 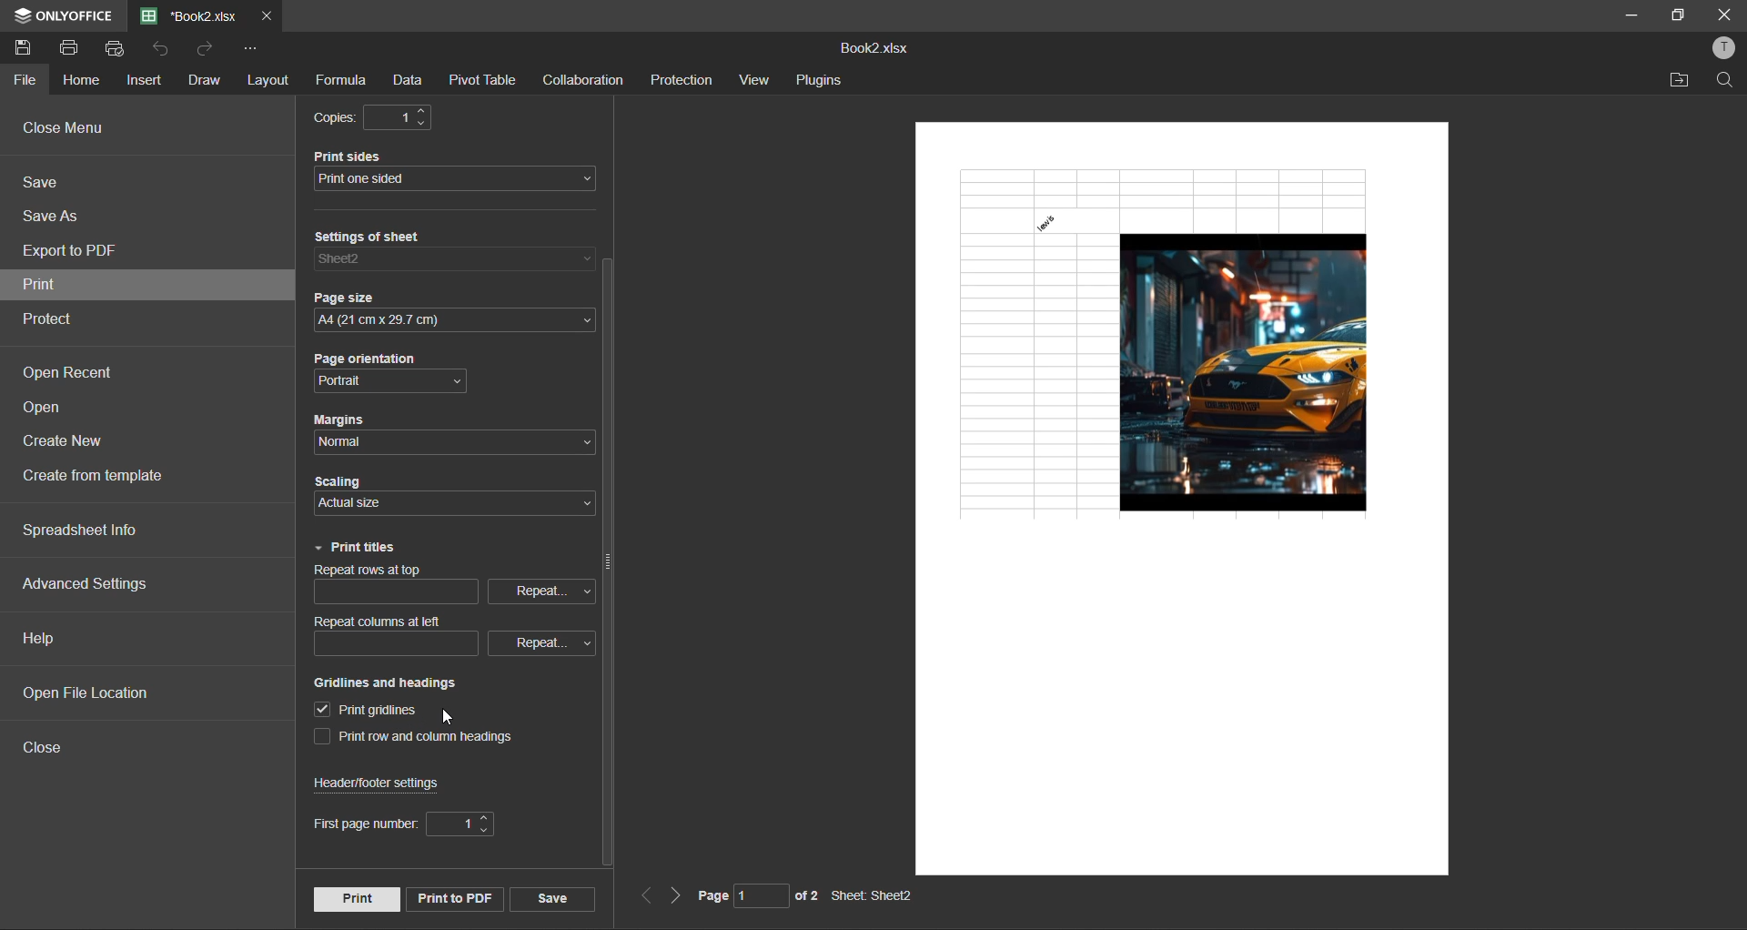 I want to click on minimize, so click(x=1631, y=17).